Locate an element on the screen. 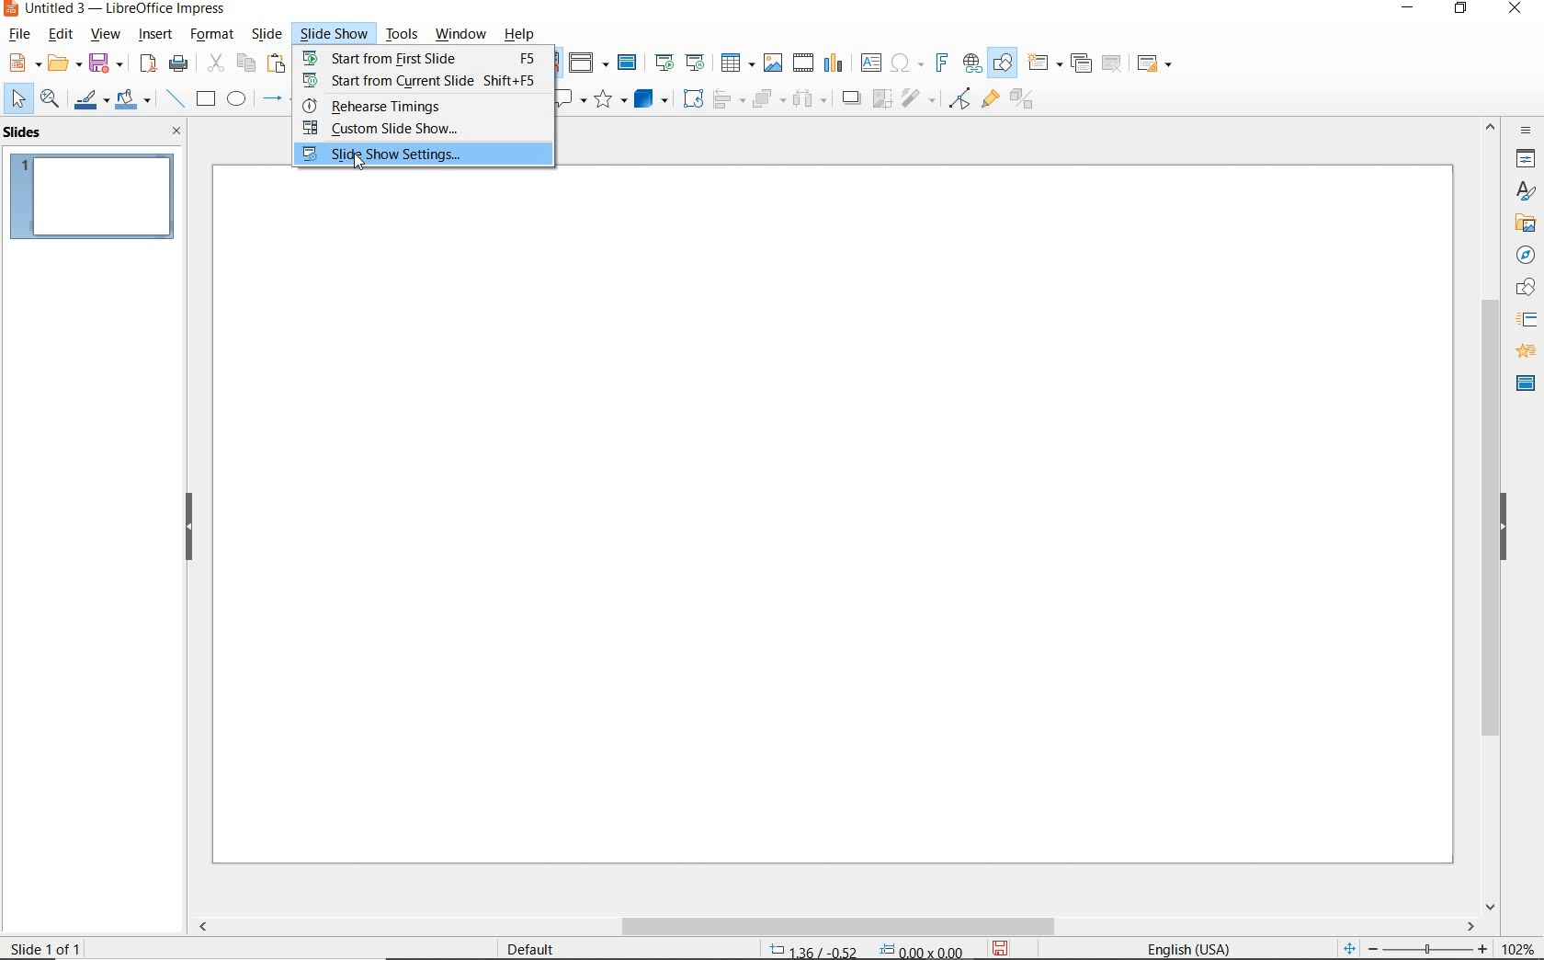 This screenshot has height=960, width=1544. CURSOR is located at coordinates (360, 165).